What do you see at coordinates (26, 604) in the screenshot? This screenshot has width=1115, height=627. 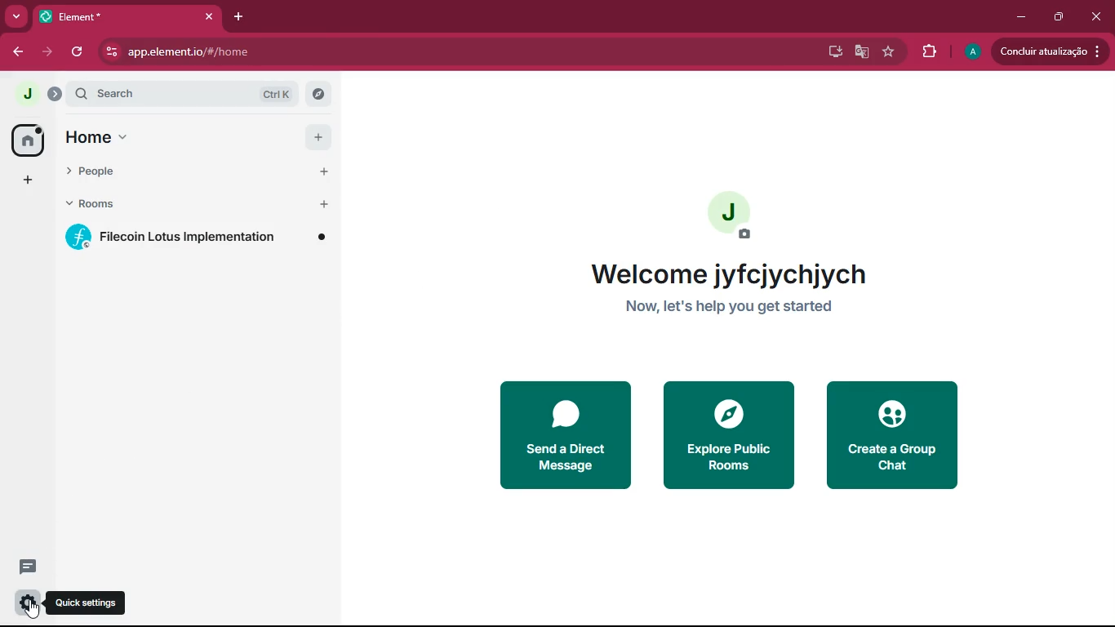 I see `quick settings` at bounding box center [26, 604].